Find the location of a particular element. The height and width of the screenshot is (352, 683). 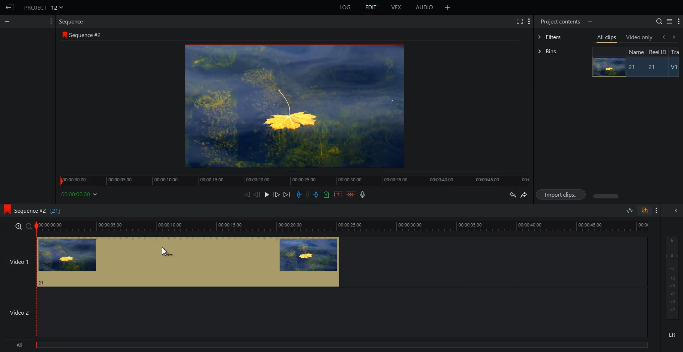

Search is located at coordinates (659, 21).